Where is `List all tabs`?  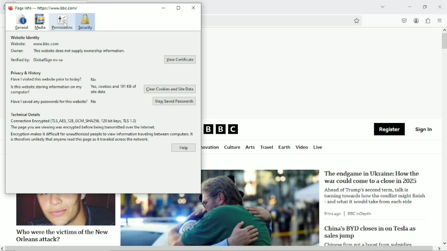
List all tabs is located at coordinates (382, 7).